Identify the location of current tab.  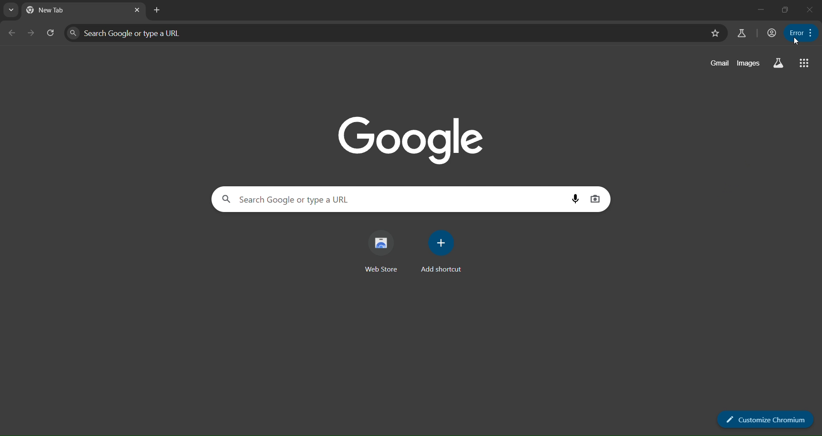
(58, 10).